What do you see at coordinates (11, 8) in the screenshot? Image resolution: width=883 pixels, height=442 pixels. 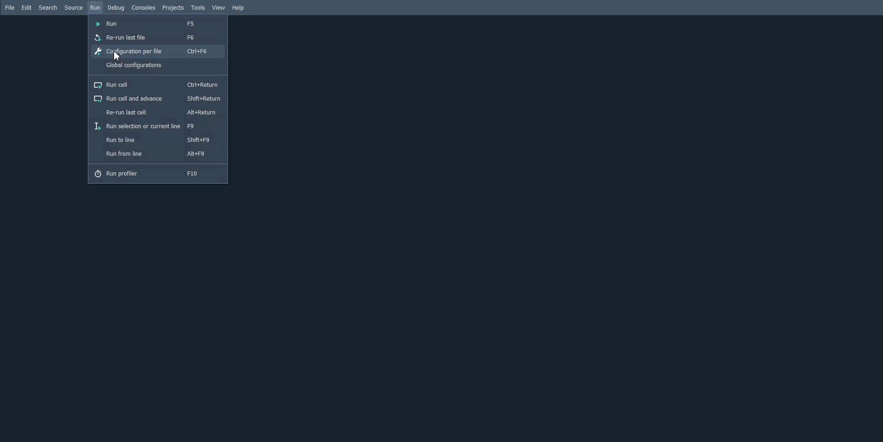 I see `File` at bounding box center [11, 8].